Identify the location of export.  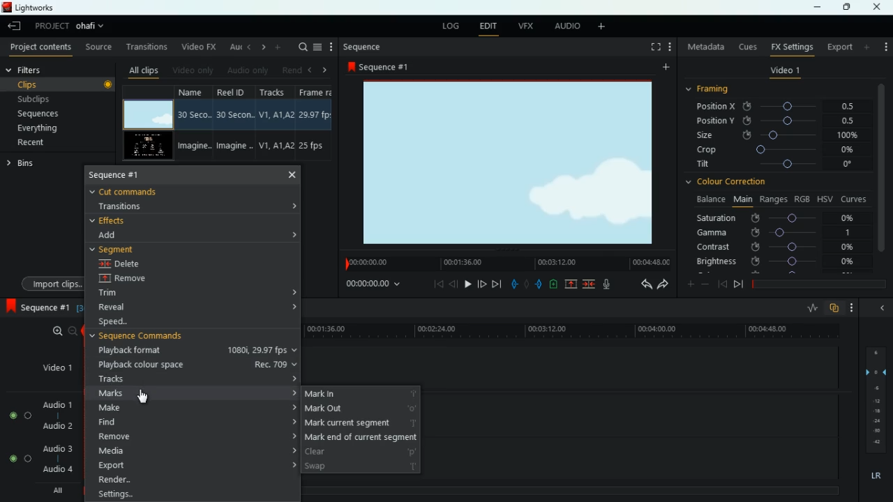
(197, 465).